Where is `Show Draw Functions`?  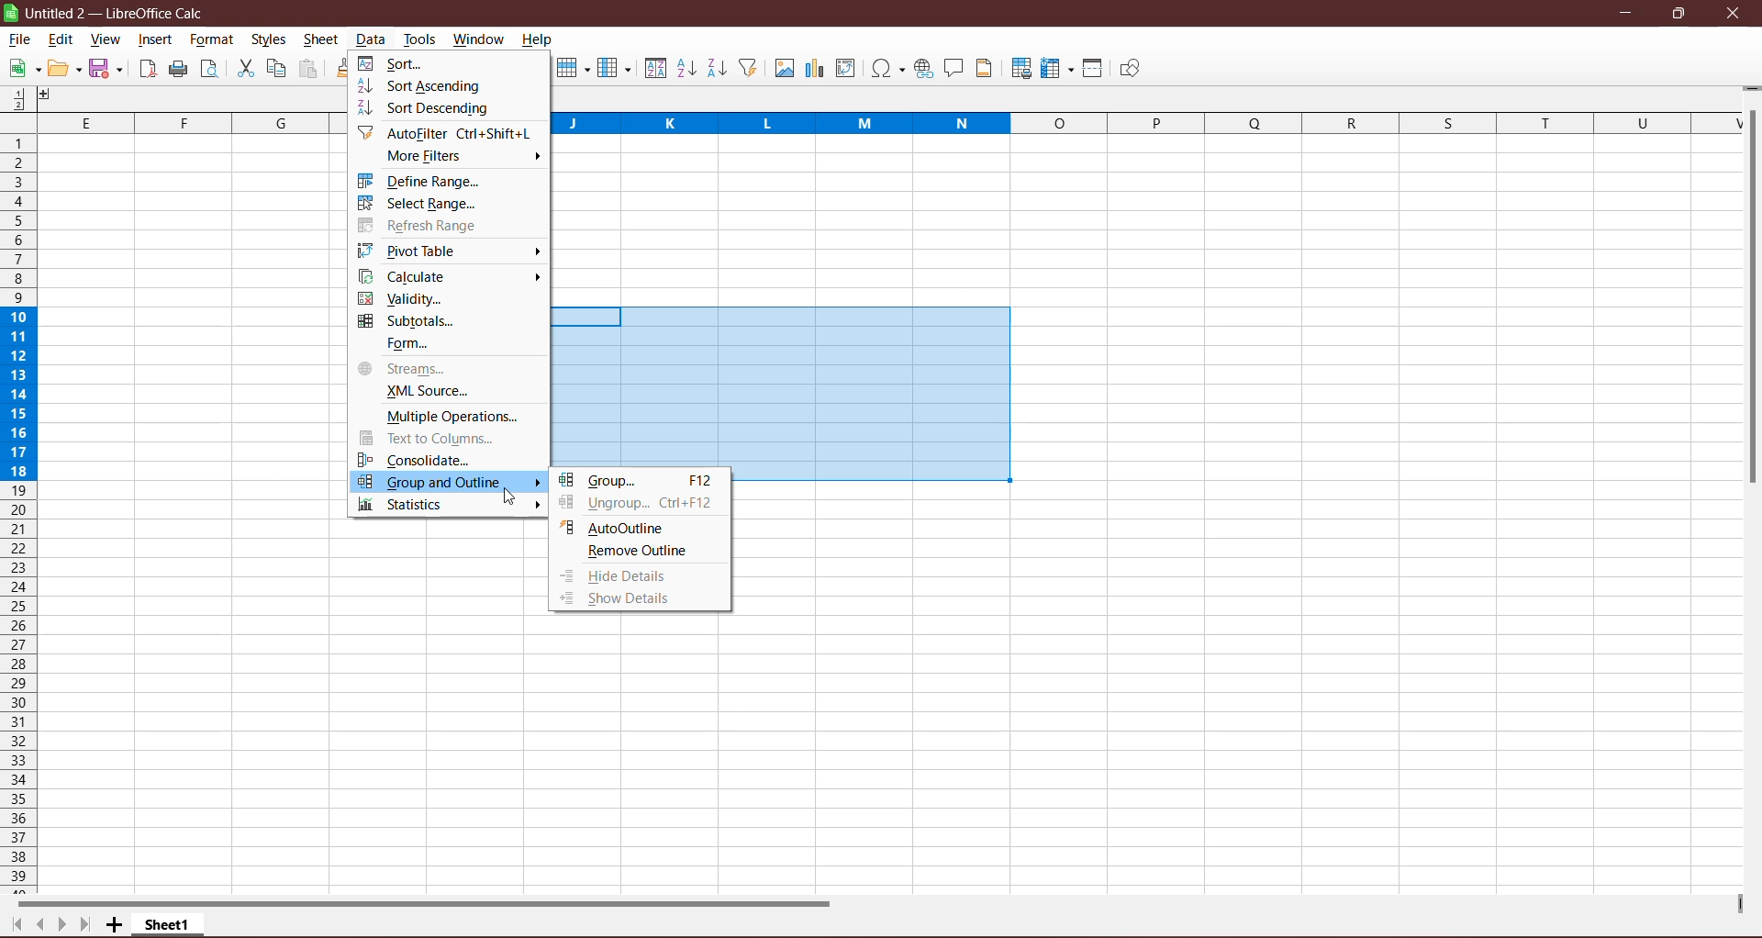 Show Draw Functions is located at coordinates (1130, 69).